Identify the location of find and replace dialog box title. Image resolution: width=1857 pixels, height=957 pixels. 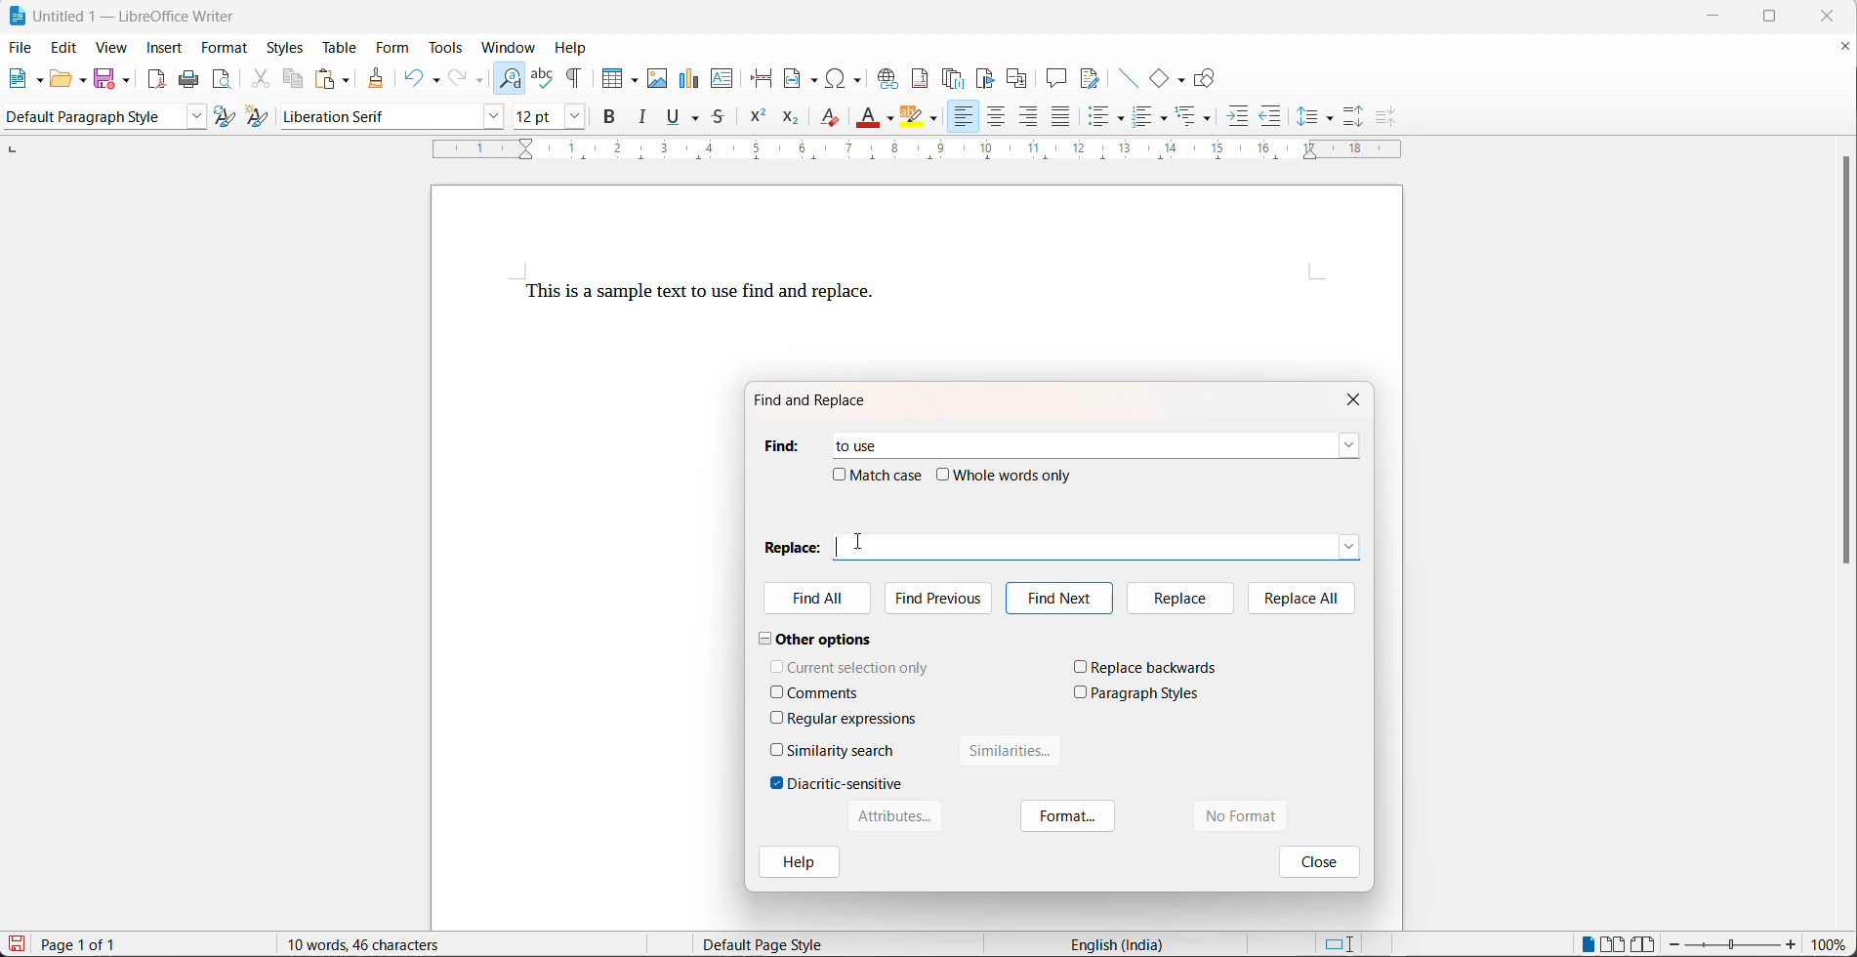
(821, 400).